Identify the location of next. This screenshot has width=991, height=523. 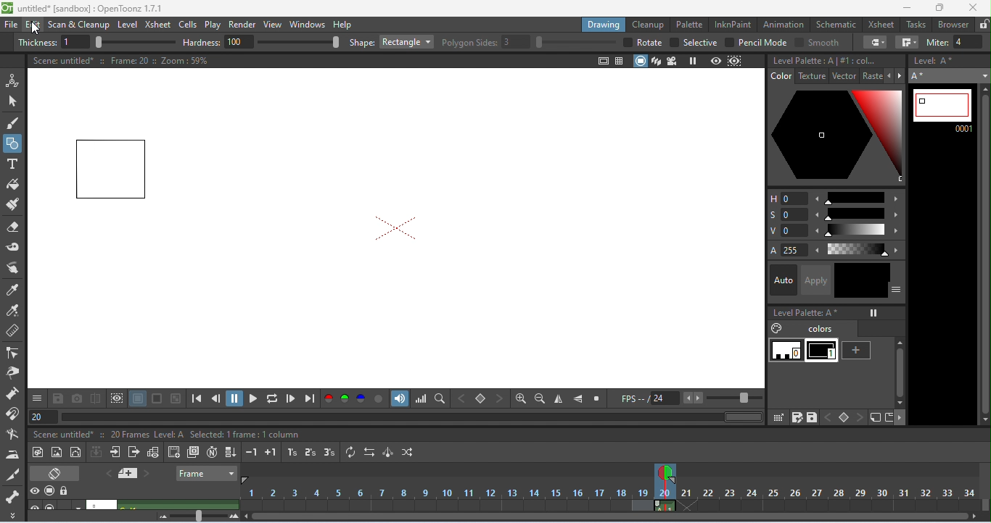
(900, 76).